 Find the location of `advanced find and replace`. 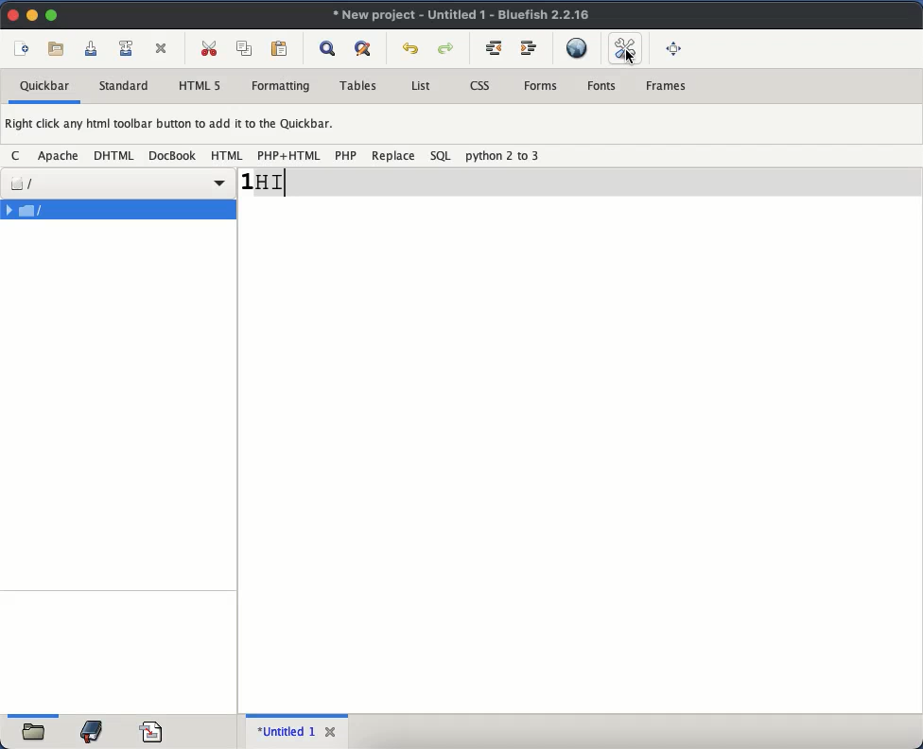

advanced find and replace is located at coordinates (364, 47).